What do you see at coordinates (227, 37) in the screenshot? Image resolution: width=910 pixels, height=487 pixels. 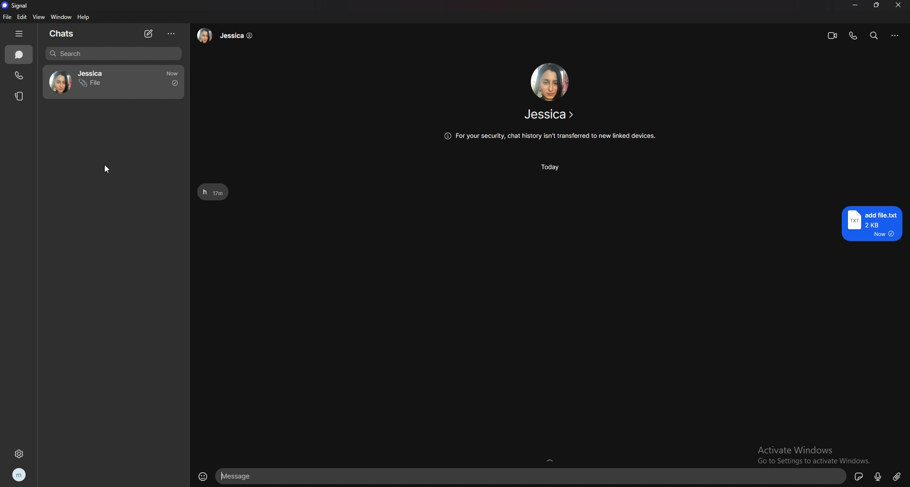 I see `Jessica ©` at bounding box center [227, 37].